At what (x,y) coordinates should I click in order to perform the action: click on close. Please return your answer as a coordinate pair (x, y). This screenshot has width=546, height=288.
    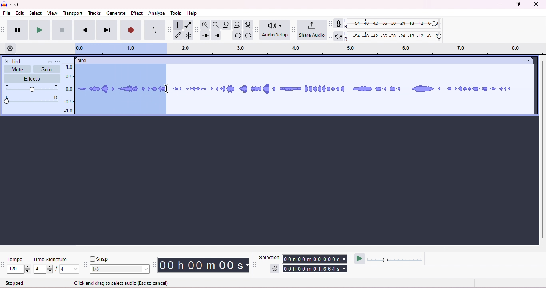
    Looking at the image, I should click on (536, 4).